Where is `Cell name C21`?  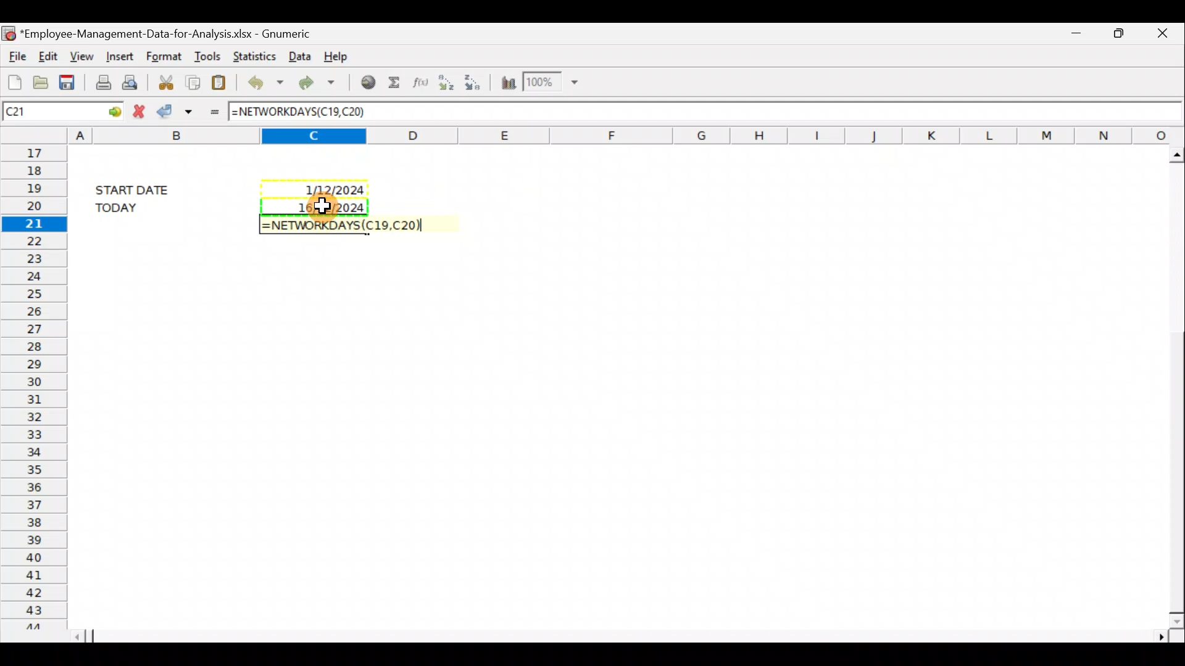 Cell name C21 is located at coordinates (39, 110).